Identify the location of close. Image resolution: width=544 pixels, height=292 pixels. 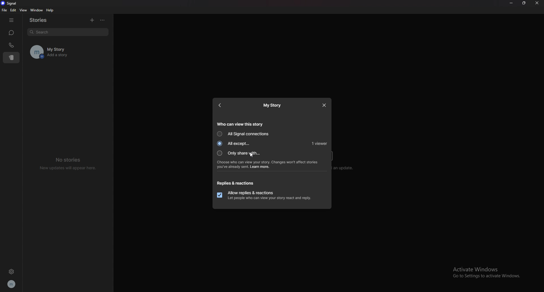
(537, 3).